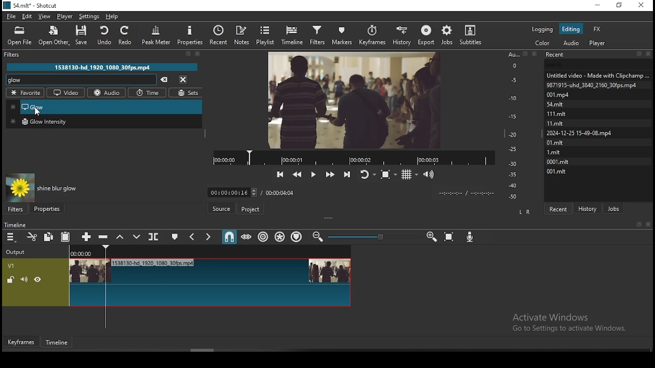  What do you see at coordinates (523, 211) in the screenshot?
I see `L R` at bounding box center [523, 211].